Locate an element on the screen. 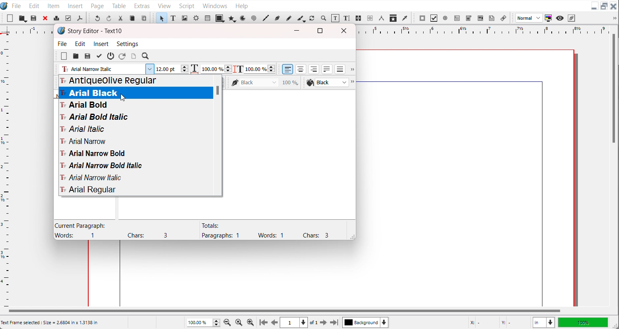 Image resolution: width=619 pixels, height=329 pixels. Align text right is located at coordinates (314, 69).